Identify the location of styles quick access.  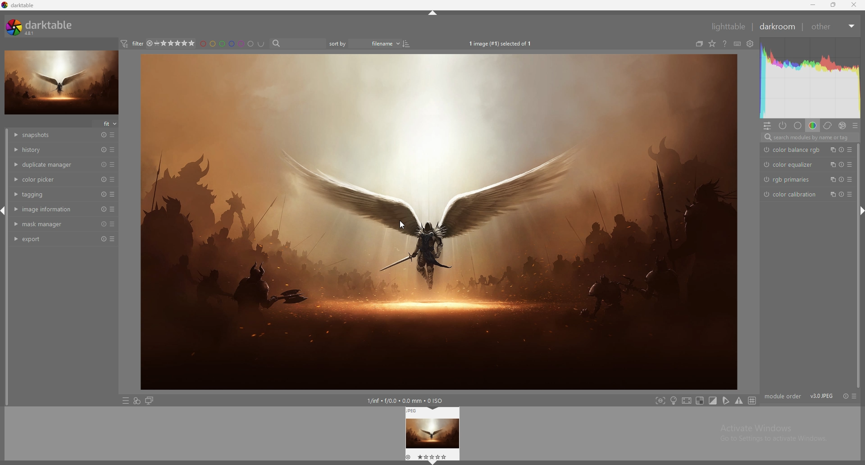
(137, 401).